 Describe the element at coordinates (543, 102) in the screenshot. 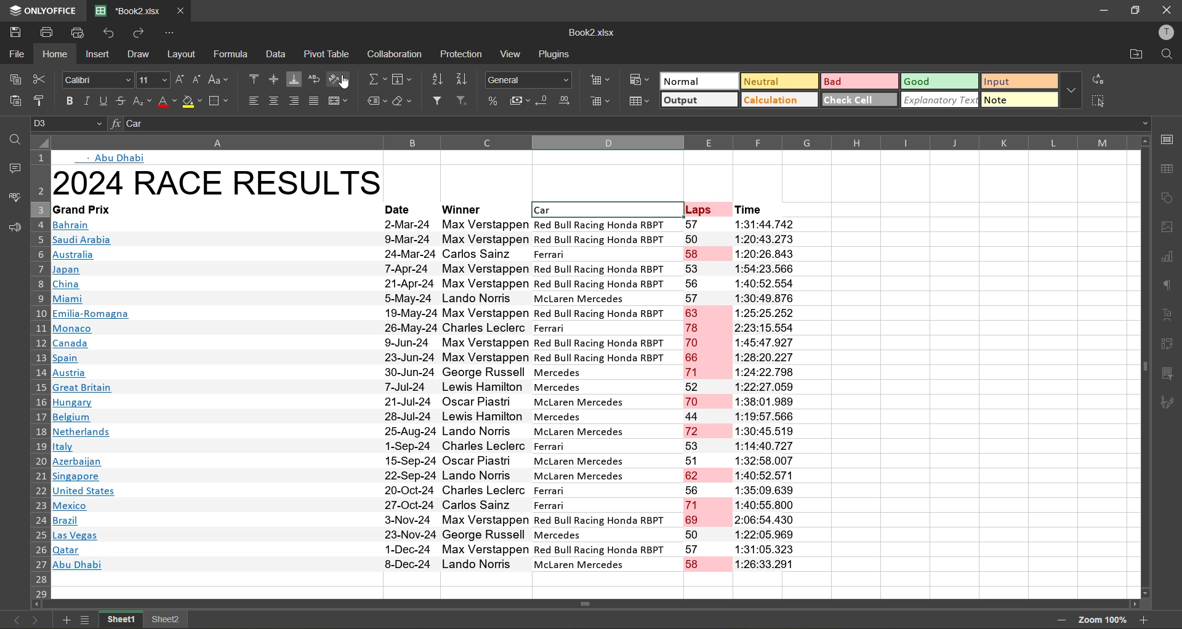

I see `decrease decimal` at that location.